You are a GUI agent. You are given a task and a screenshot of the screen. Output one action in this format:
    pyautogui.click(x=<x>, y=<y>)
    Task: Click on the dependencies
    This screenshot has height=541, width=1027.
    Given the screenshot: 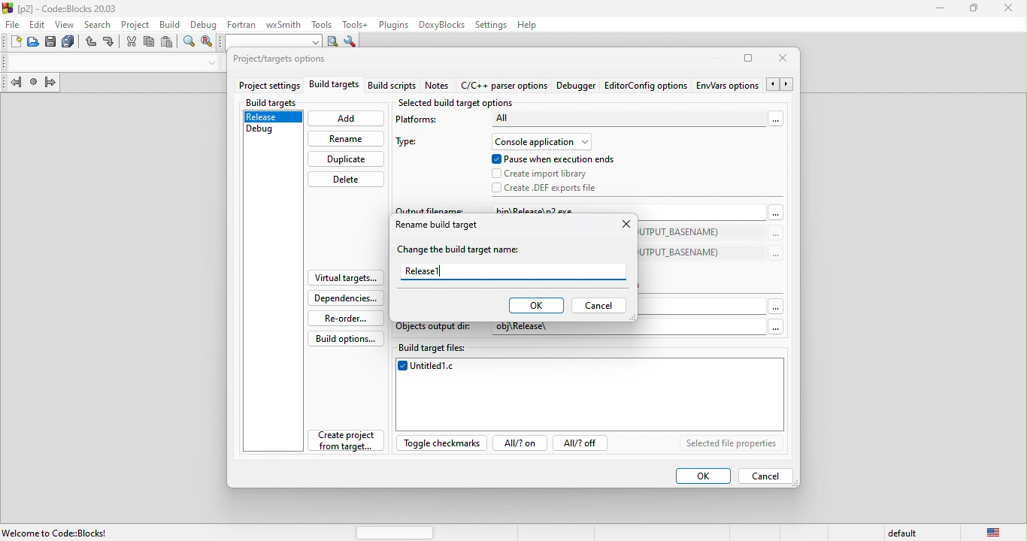 What is the action you would take?
    pyautogui.click(x=345, y=298)
    